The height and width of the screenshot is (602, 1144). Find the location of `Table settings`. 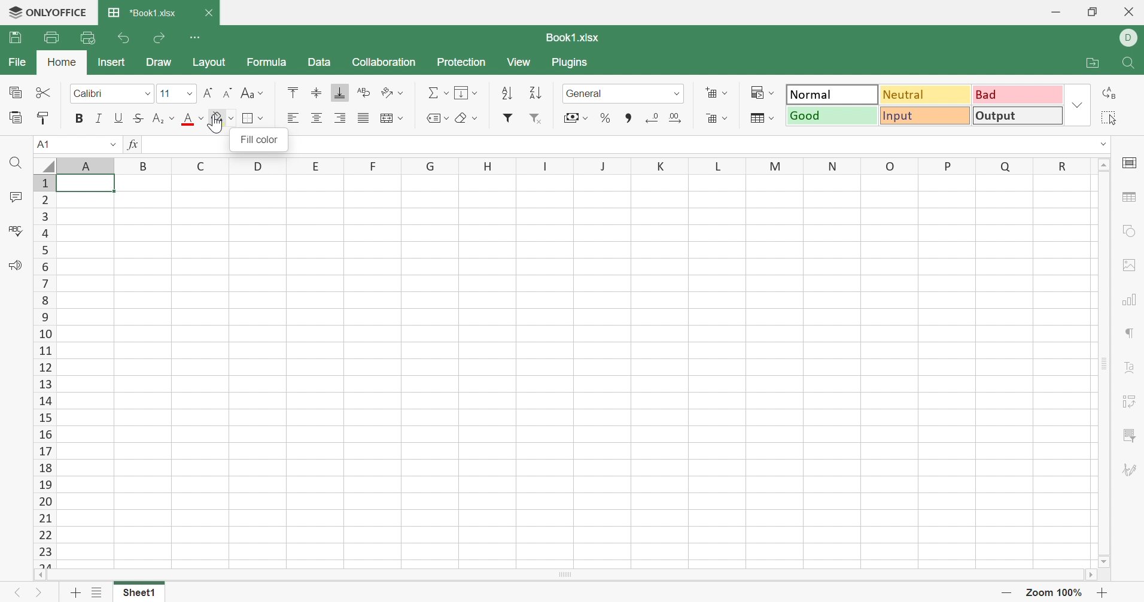

Table settings is located at coordinates (1129, 197).